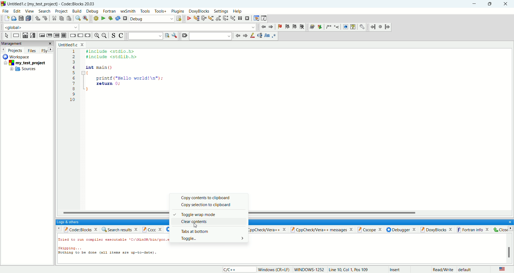 This screenshot has width=514, height=273. Describe the element at coordinates (218, 18) in the screenshot. I see `step out` at that location.